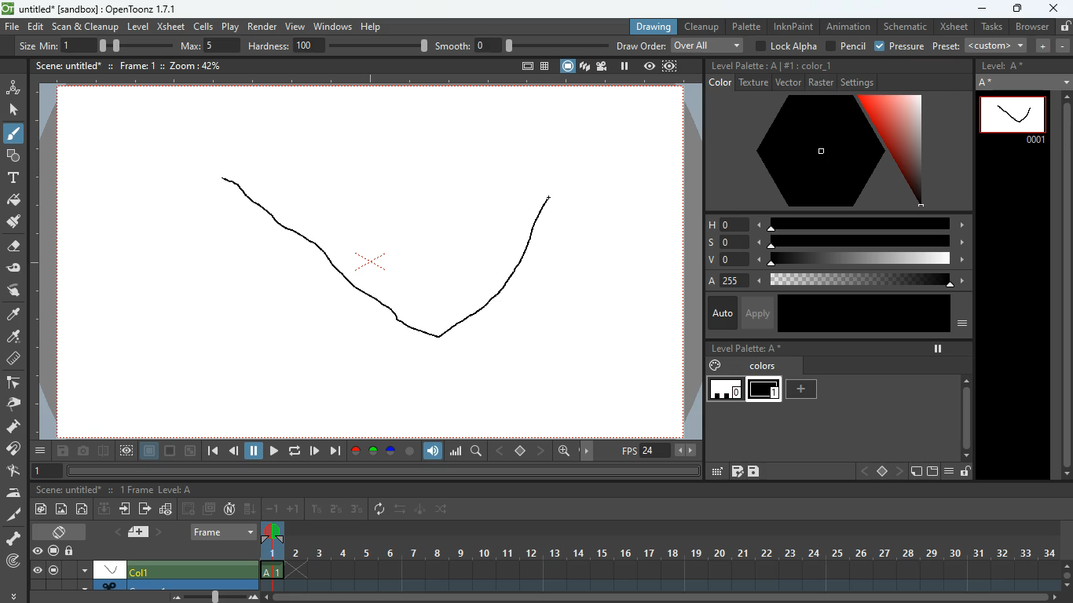 Image resolution: width=1073 pixels, height=603 pixels. I want to click on render, so click(263, 25).